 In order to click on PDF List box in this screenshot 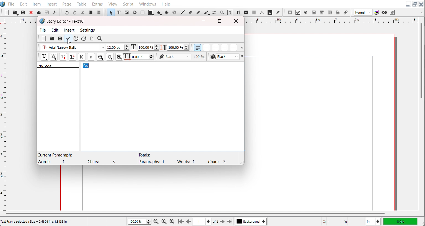, I will do `click(330, 12)`.